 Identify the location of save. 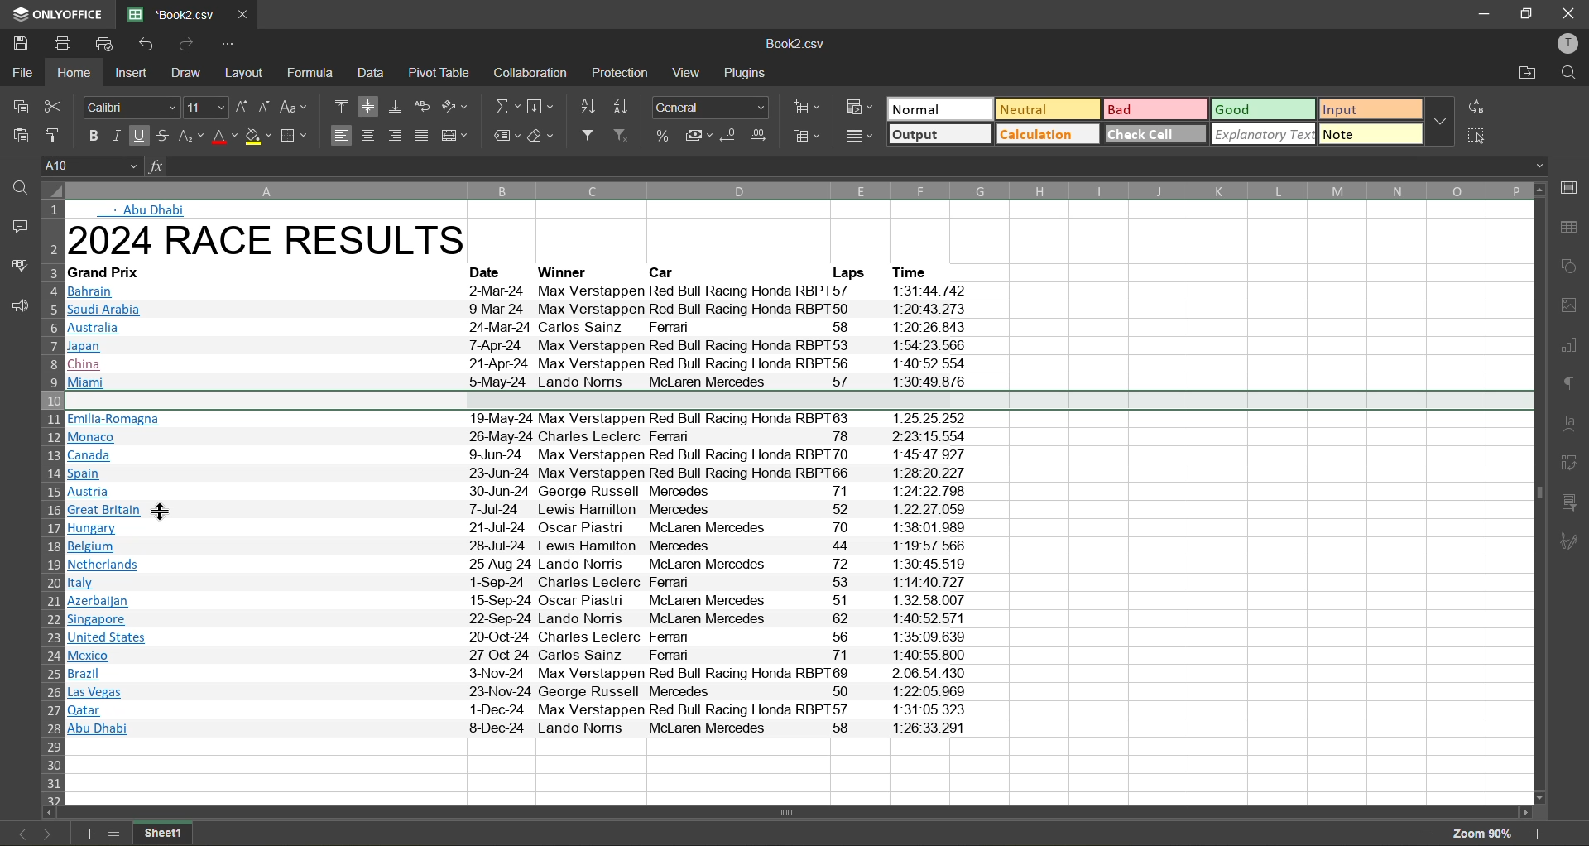
(17, 43).